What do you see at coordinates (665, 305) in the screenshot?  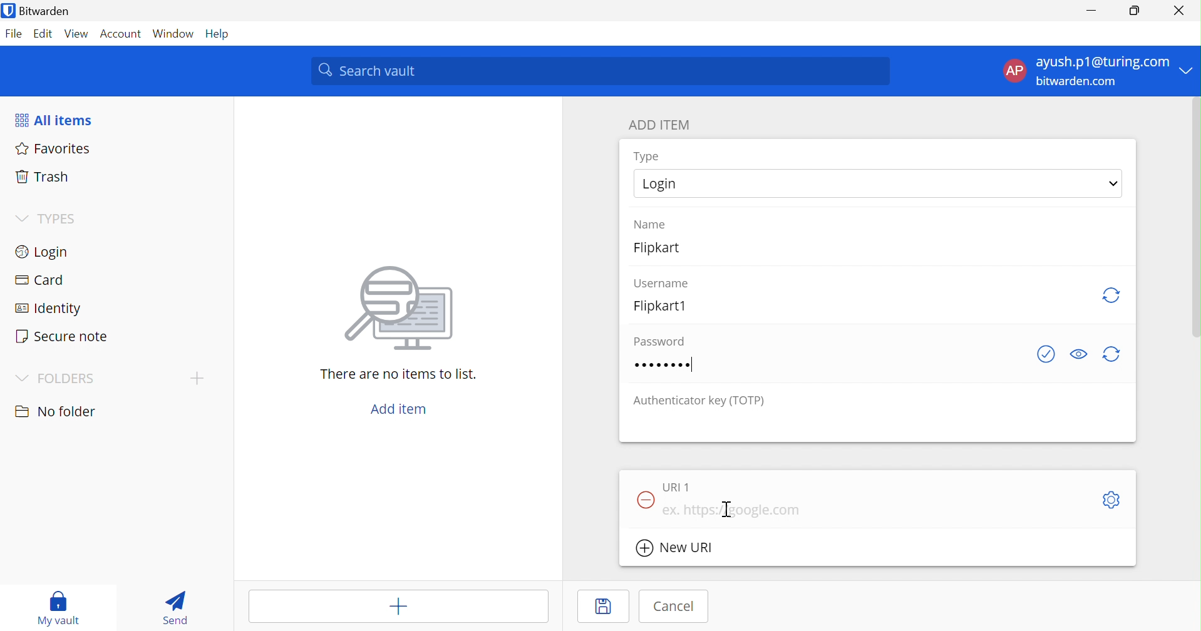 I see `Flipkart1` at bounding box center [665, 305].